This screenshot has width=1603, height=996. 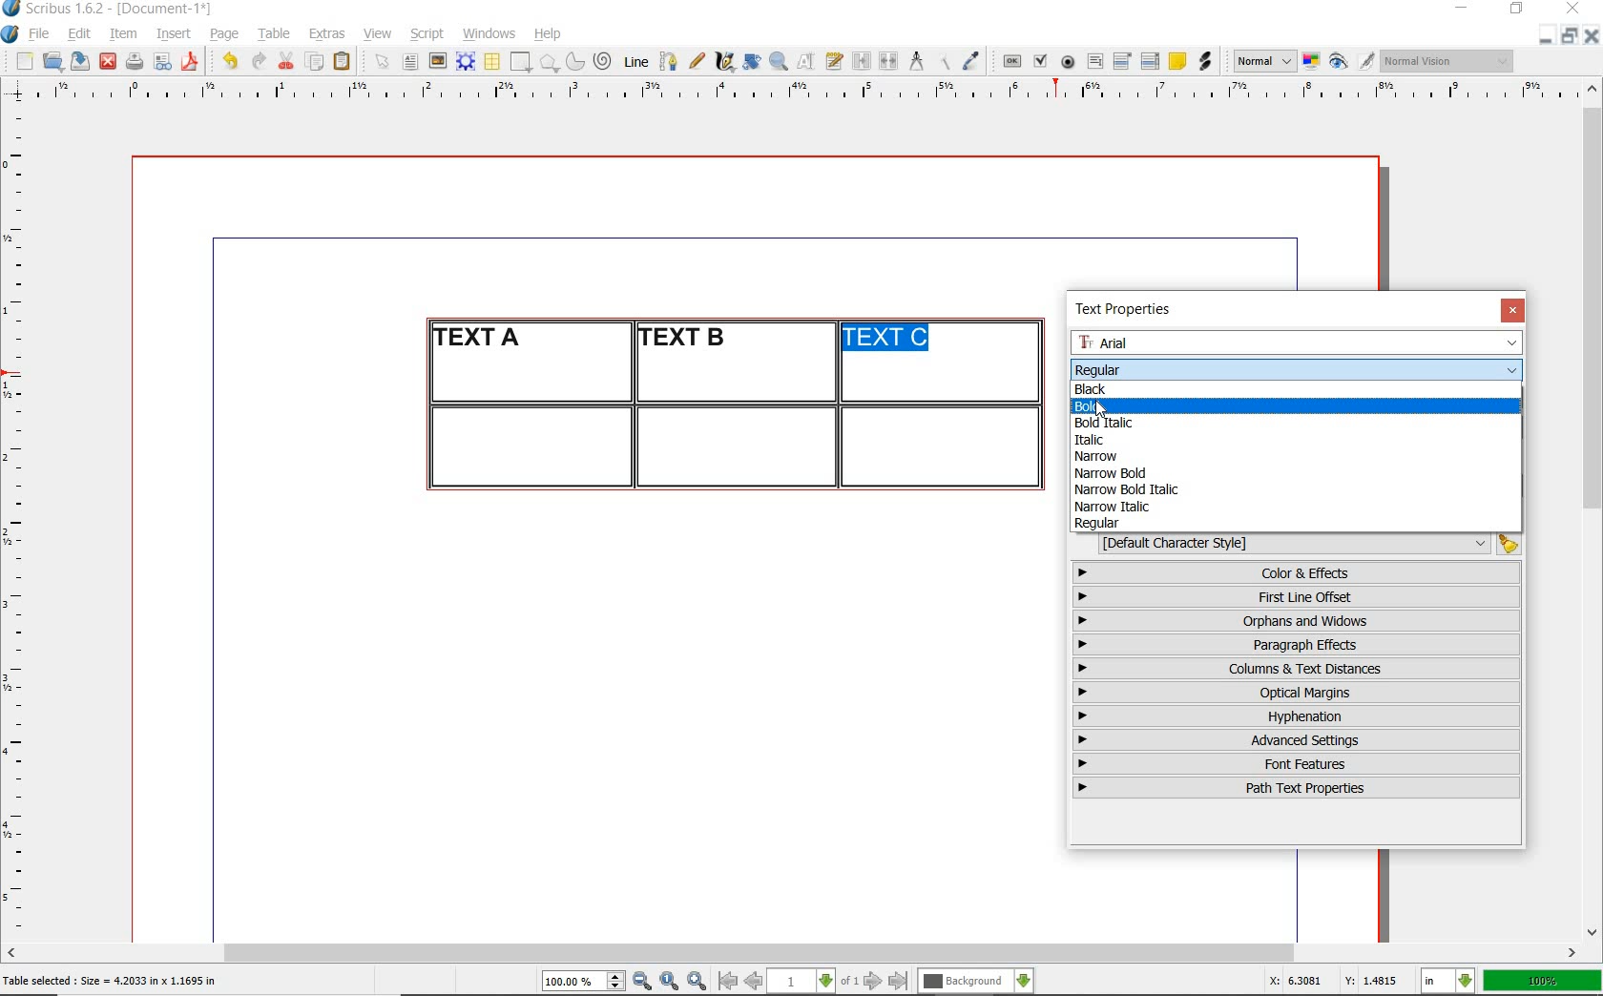 I want to click on font family, so click(x=1299, y=342).